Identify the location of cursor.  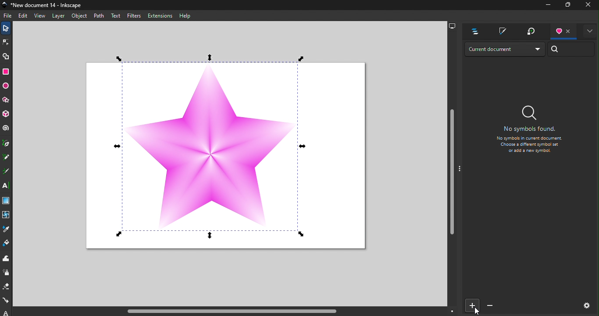
(475, 311).